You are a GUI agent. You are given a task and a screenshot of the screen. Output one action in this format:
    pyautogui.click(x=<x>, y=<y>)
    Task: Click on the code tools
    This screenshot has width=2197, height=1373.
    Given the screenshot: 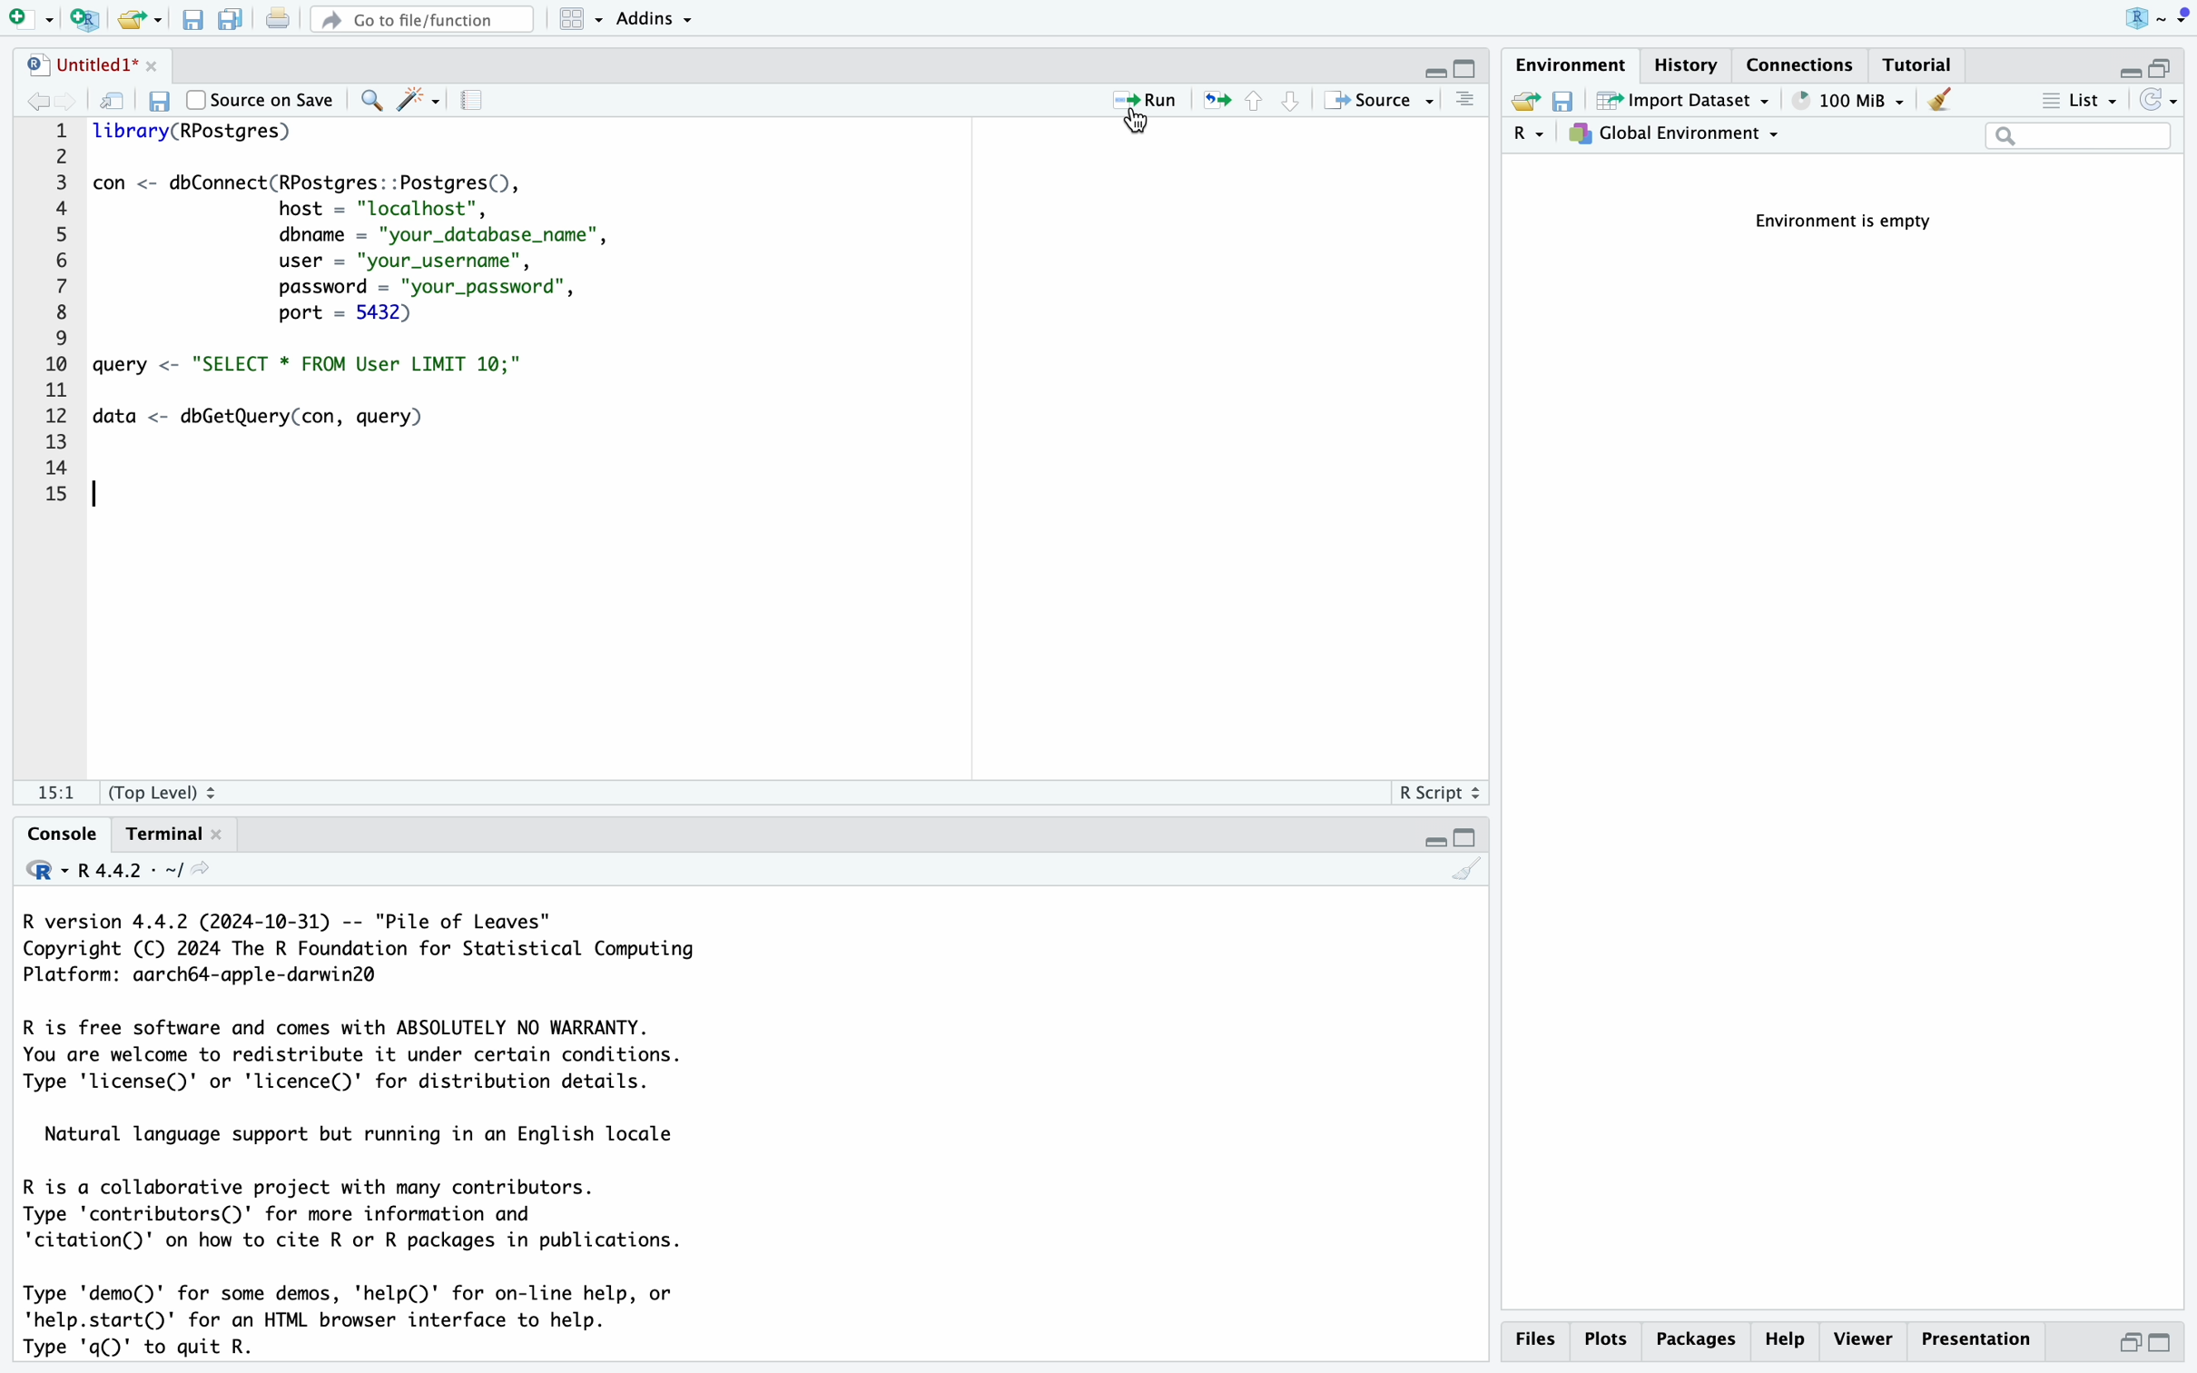 What is the action you would take?
    pyautogui.click(x=420, y=98)
    